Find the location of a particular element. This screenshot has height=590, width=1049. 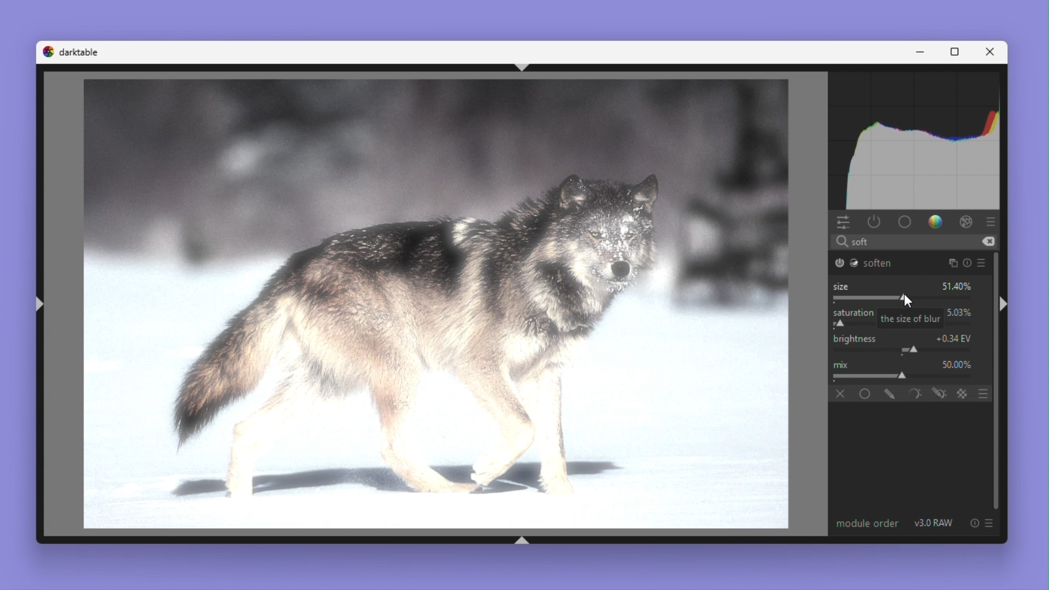

Uniformly is located at coordinates (867, 393).